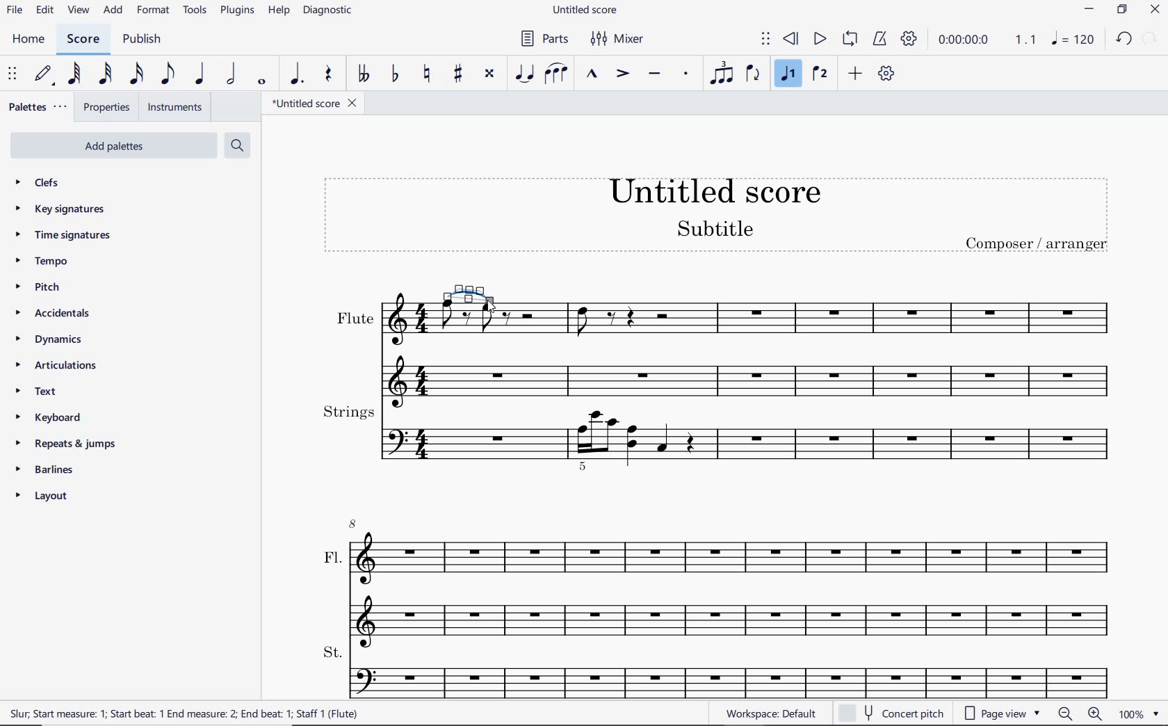 This screenshot has width=1168, height=726. I want to click on close, so click(1157, 9).